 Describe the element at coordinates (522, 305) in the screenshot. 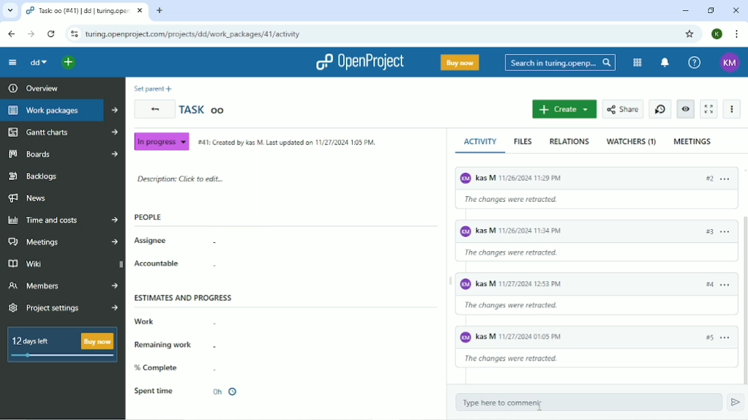

I see `The changes were retracted` at that location.